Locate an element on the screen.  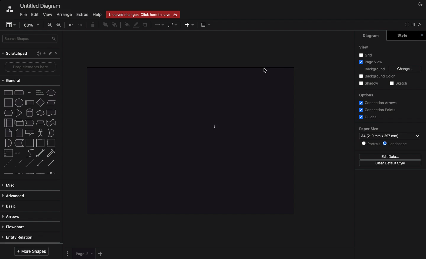
Entity relation is located at coordinates (20, 237).